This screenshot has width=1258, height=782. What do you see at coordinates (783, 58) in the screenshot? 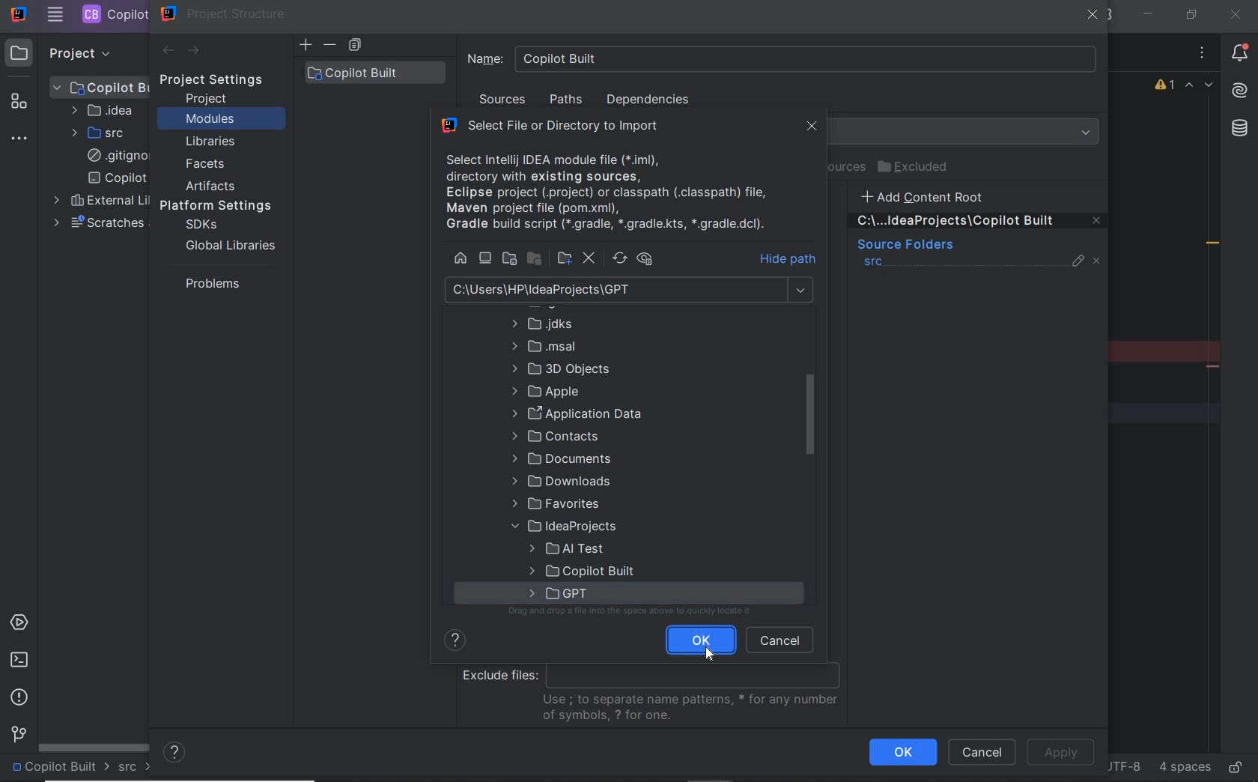
I see `Name` at bounding box center [783, 58].